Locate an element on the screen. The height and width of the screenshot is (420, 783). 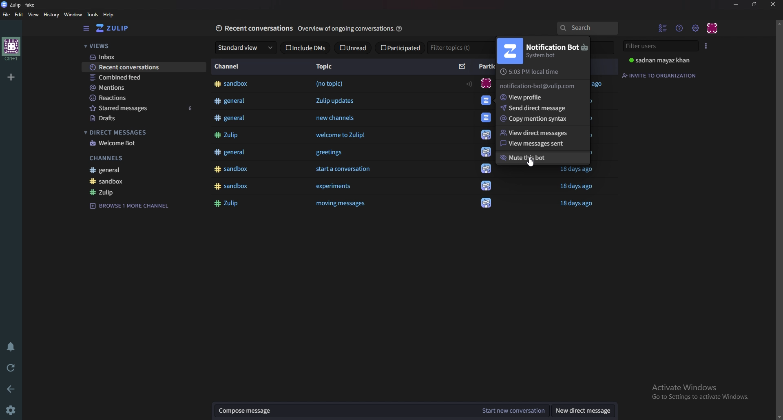
#general is located at coordinates (228, 152).